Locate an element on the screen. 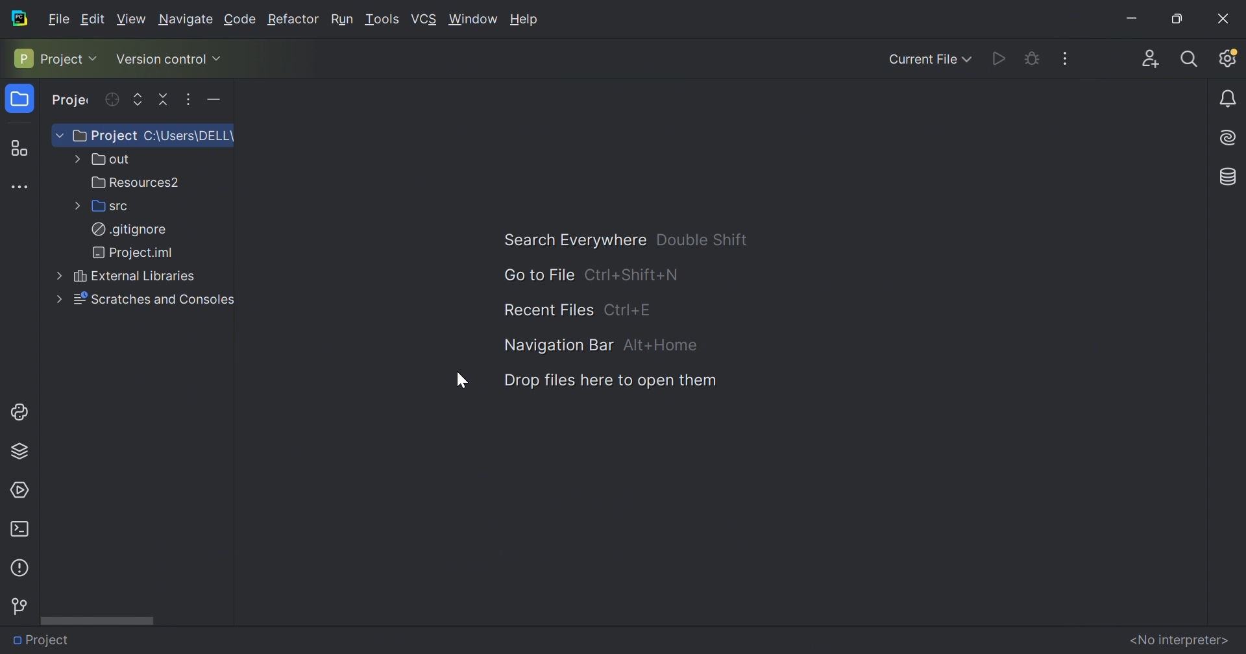 This screenshot has width=1246, height=654. More is located at coordinates (74, 160).